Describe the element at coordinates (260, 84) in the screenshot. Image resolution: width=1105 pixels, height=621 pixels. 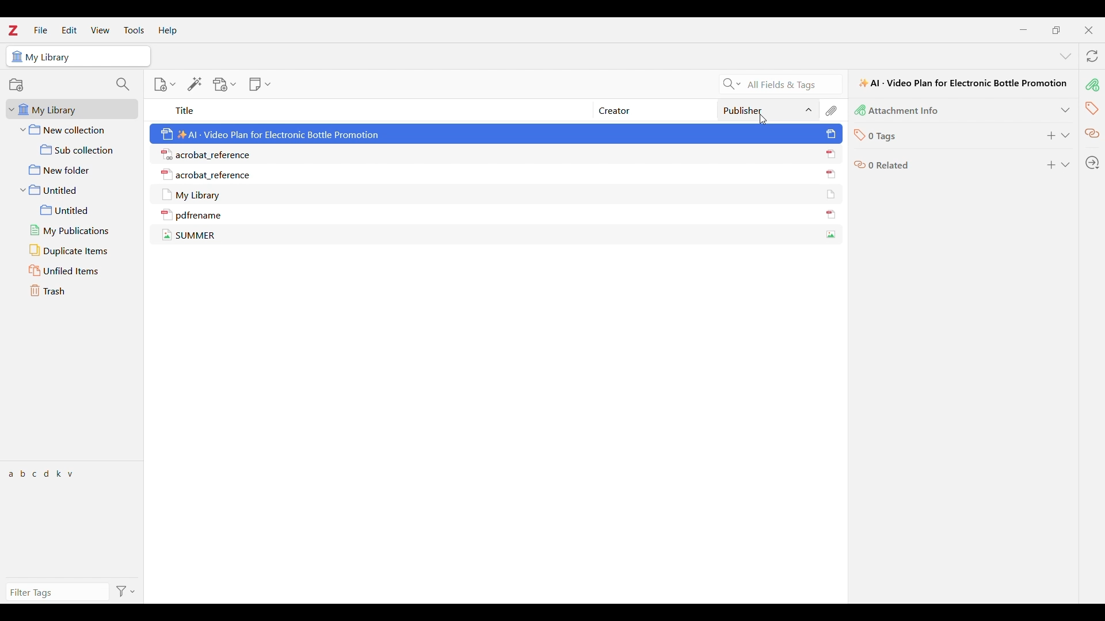
I see `New note options` at that location.